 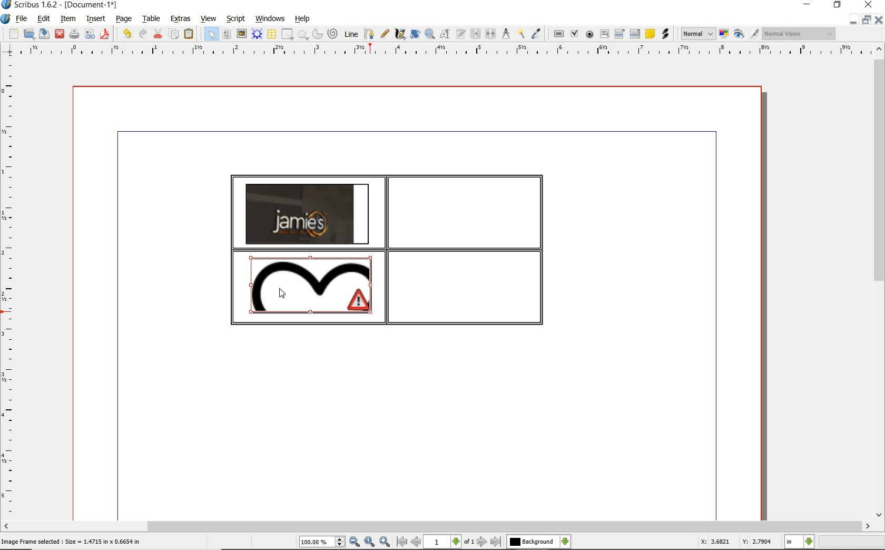 What do you see at coordinates (159, 33) in the screenshot?
I see `cut` at bounding box center [159, 33].